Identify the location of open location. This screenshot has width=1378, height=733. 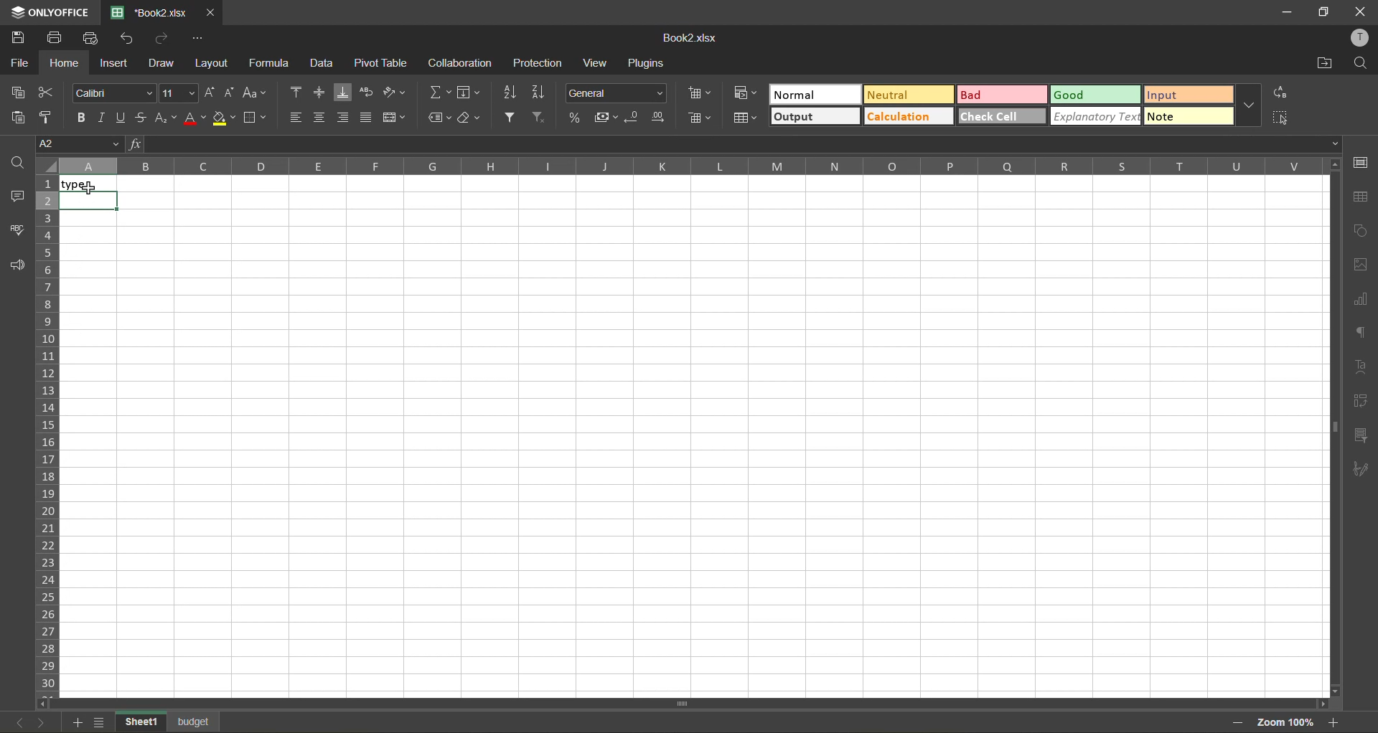
(1326, 62).